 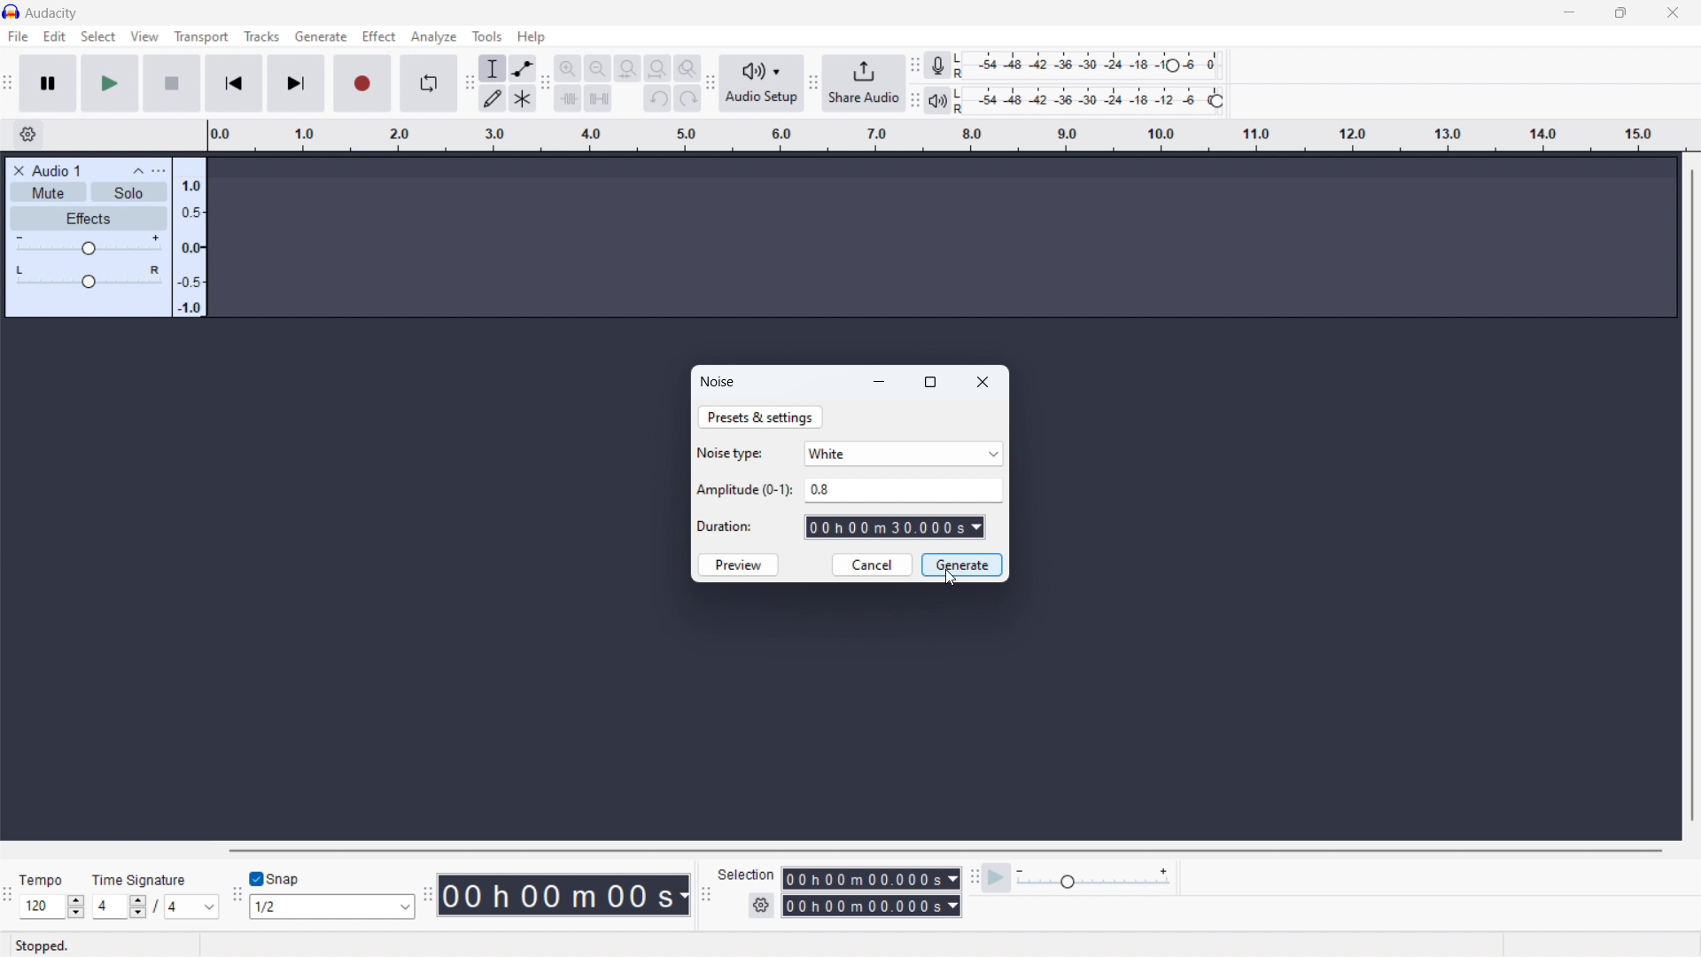 I want to click on play at speed toolbar, so click(x=975, y=876).